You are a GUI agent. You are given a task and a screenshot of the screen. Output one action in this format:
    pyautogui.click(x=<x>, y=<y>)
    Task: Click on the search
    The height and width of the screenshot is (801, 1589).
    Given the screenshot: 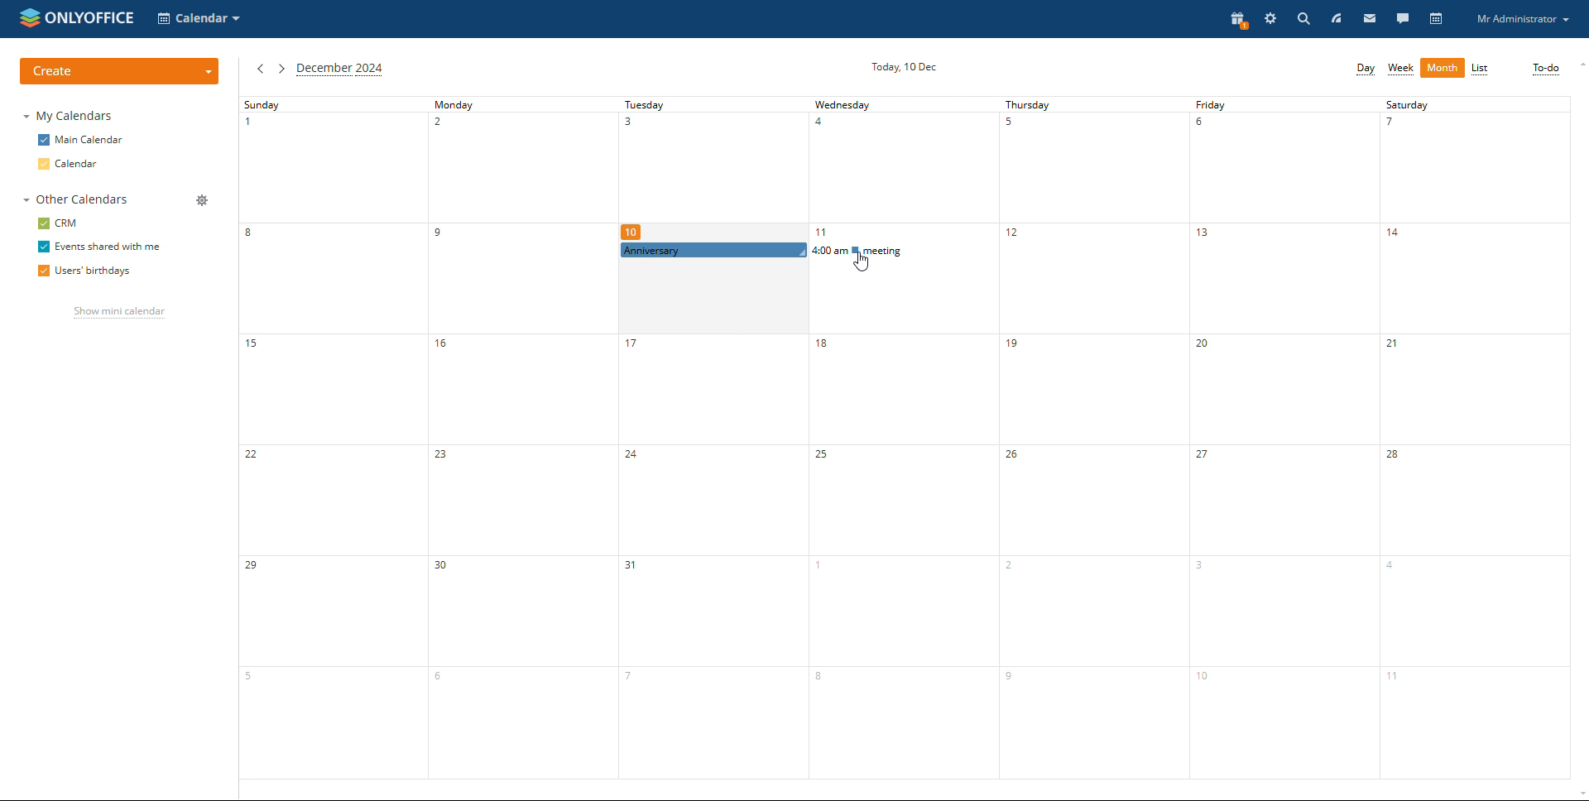 What is the action you would take?
    pyautogui.click(x=1303, y=19)
    